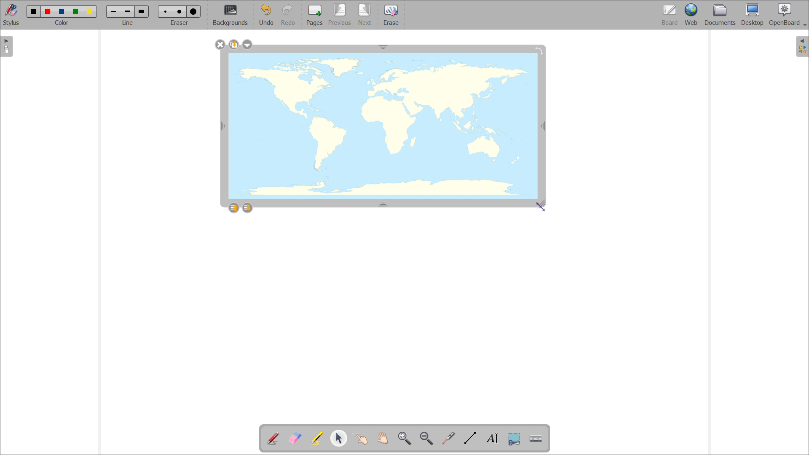 The width and height of the screenshot is (809, 455). What do you see at coordinates (536, 439) in the screenshot?
I see `virtual keyboard` at bounding box center [536, 439].